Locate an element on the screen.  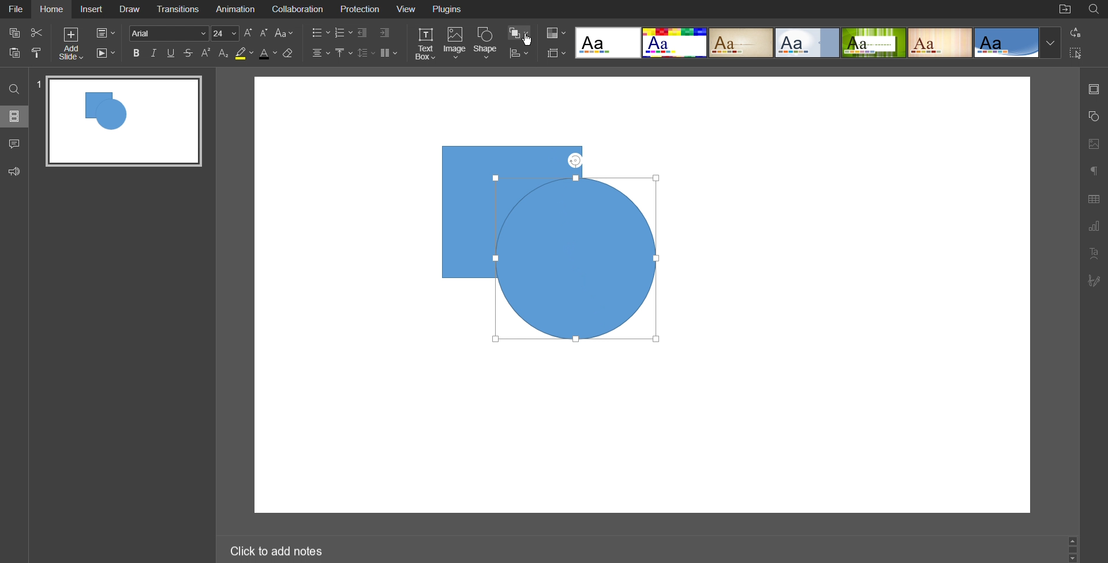
Highlight Color is located at coordinates (245, 52).